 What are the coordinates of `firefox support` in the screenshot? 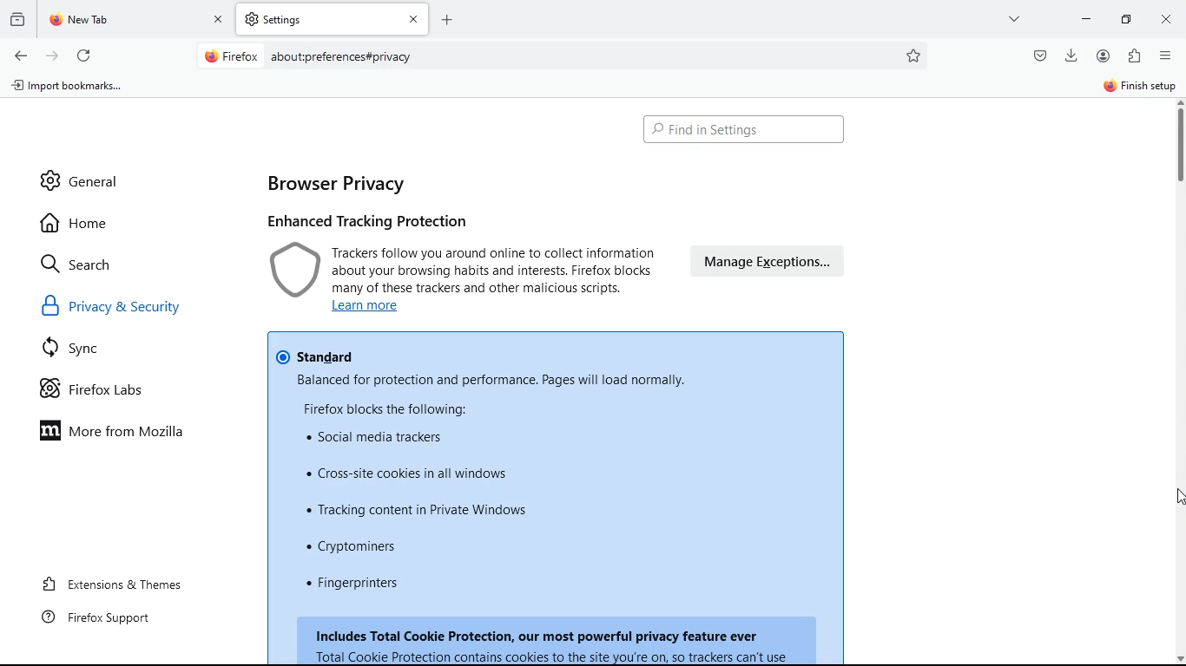 It's located at (108, 617).